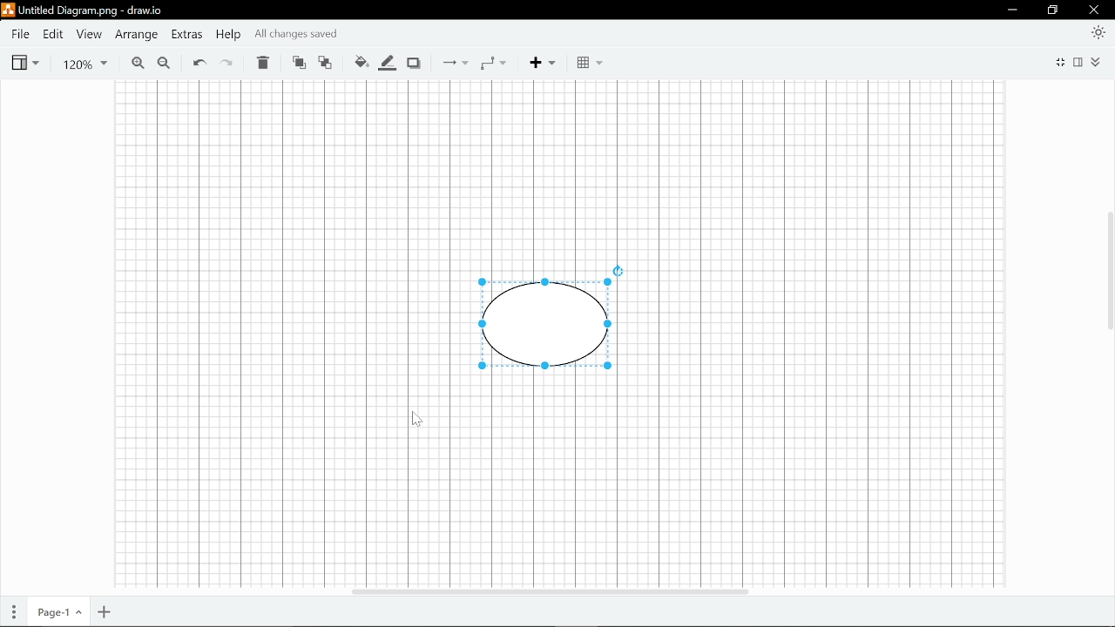  I want to click on connections, so click(450, 64).